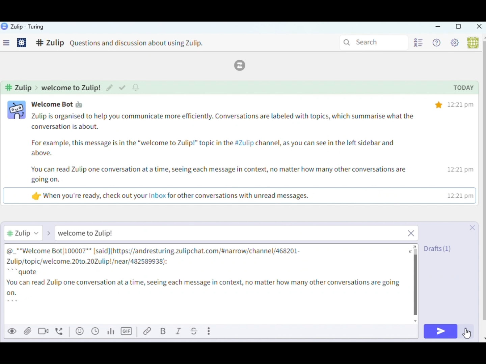  Describe the element at coordinates (416, 246) in the screenshot. I see `Up` at that location.